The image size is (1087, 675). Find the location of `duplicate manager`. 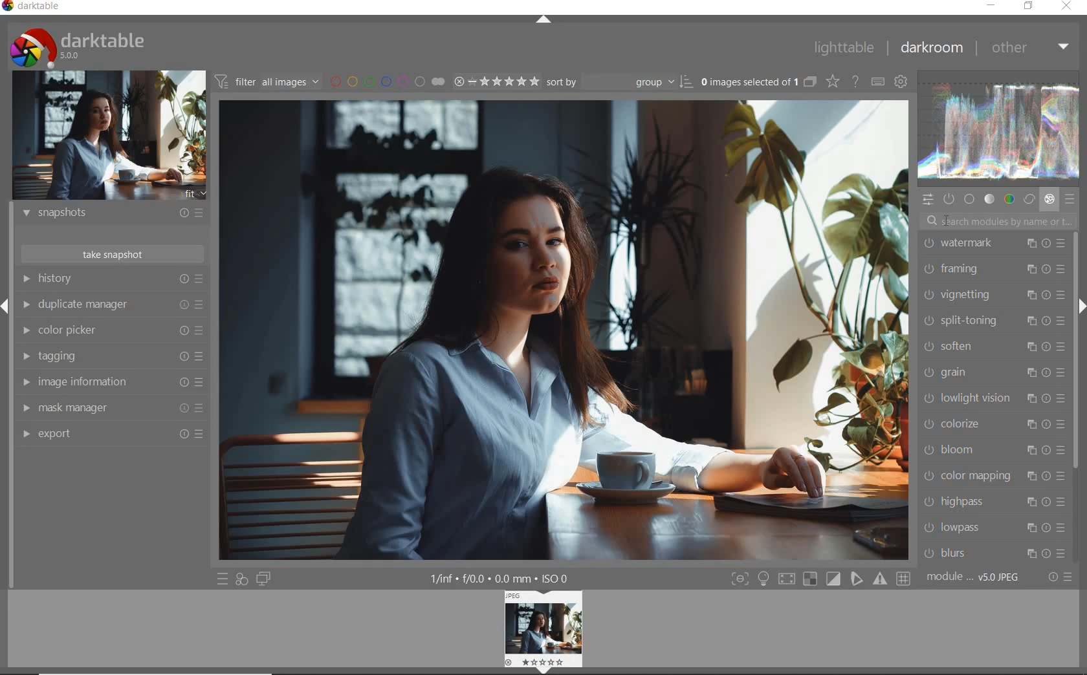

duplicate manager is located at coordinates (113, 305).